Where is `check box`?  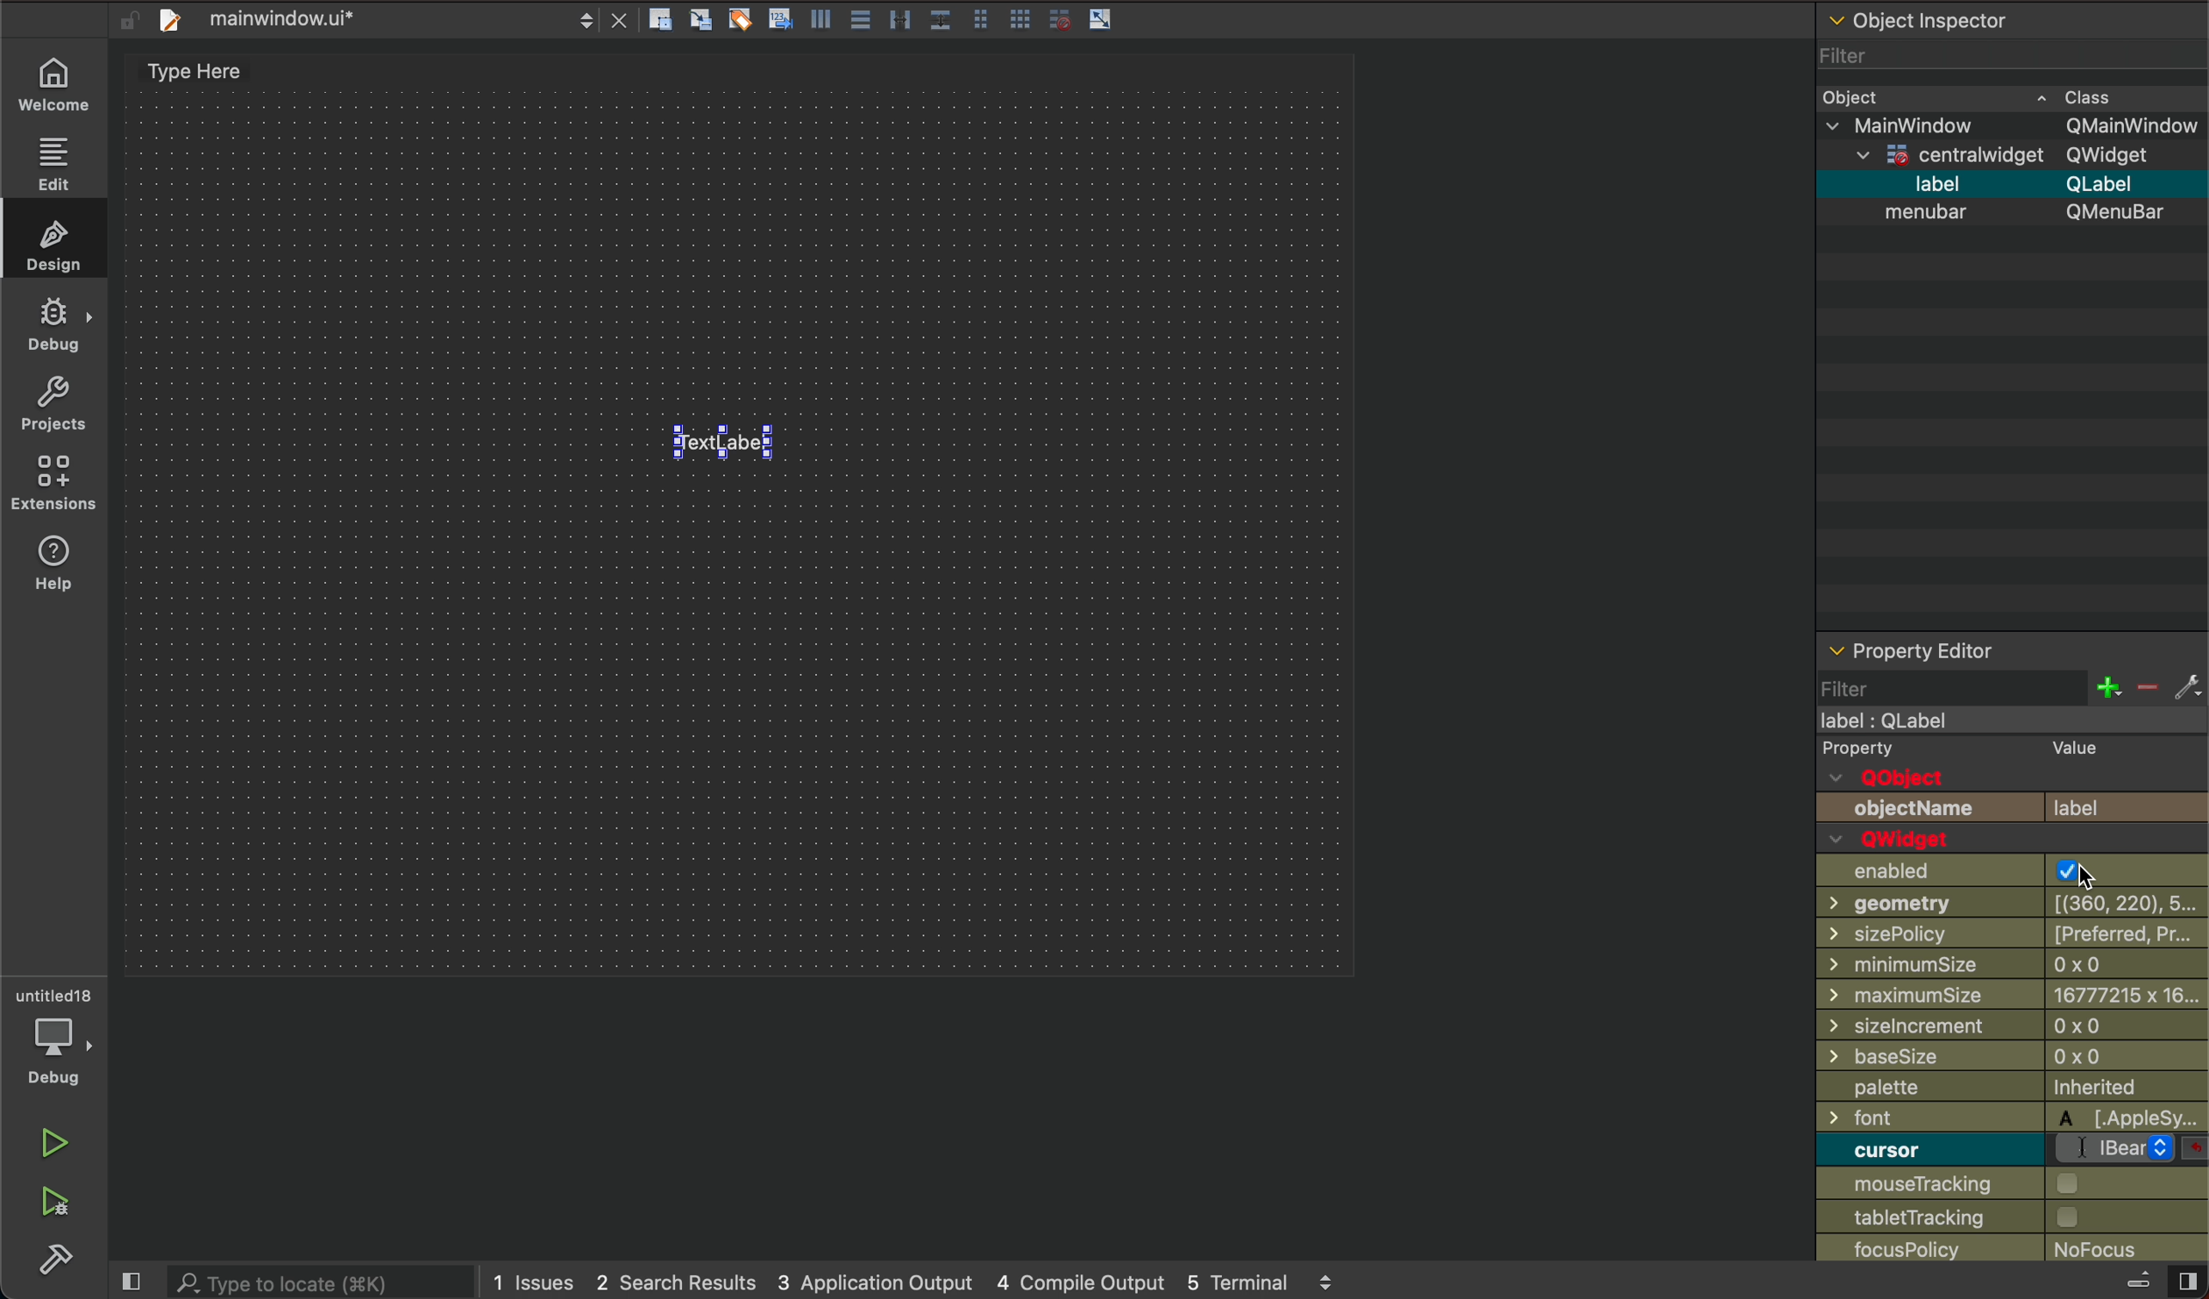
check box is located at coordinates (2075, 871).